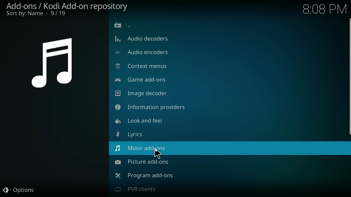  I want to click on Audio Decoders, so click(143, 38).